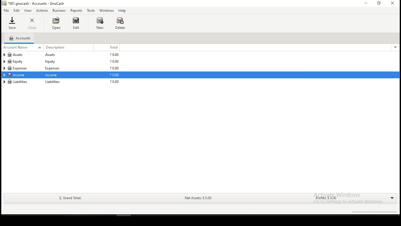  I want to click on new, so click(100, 23).